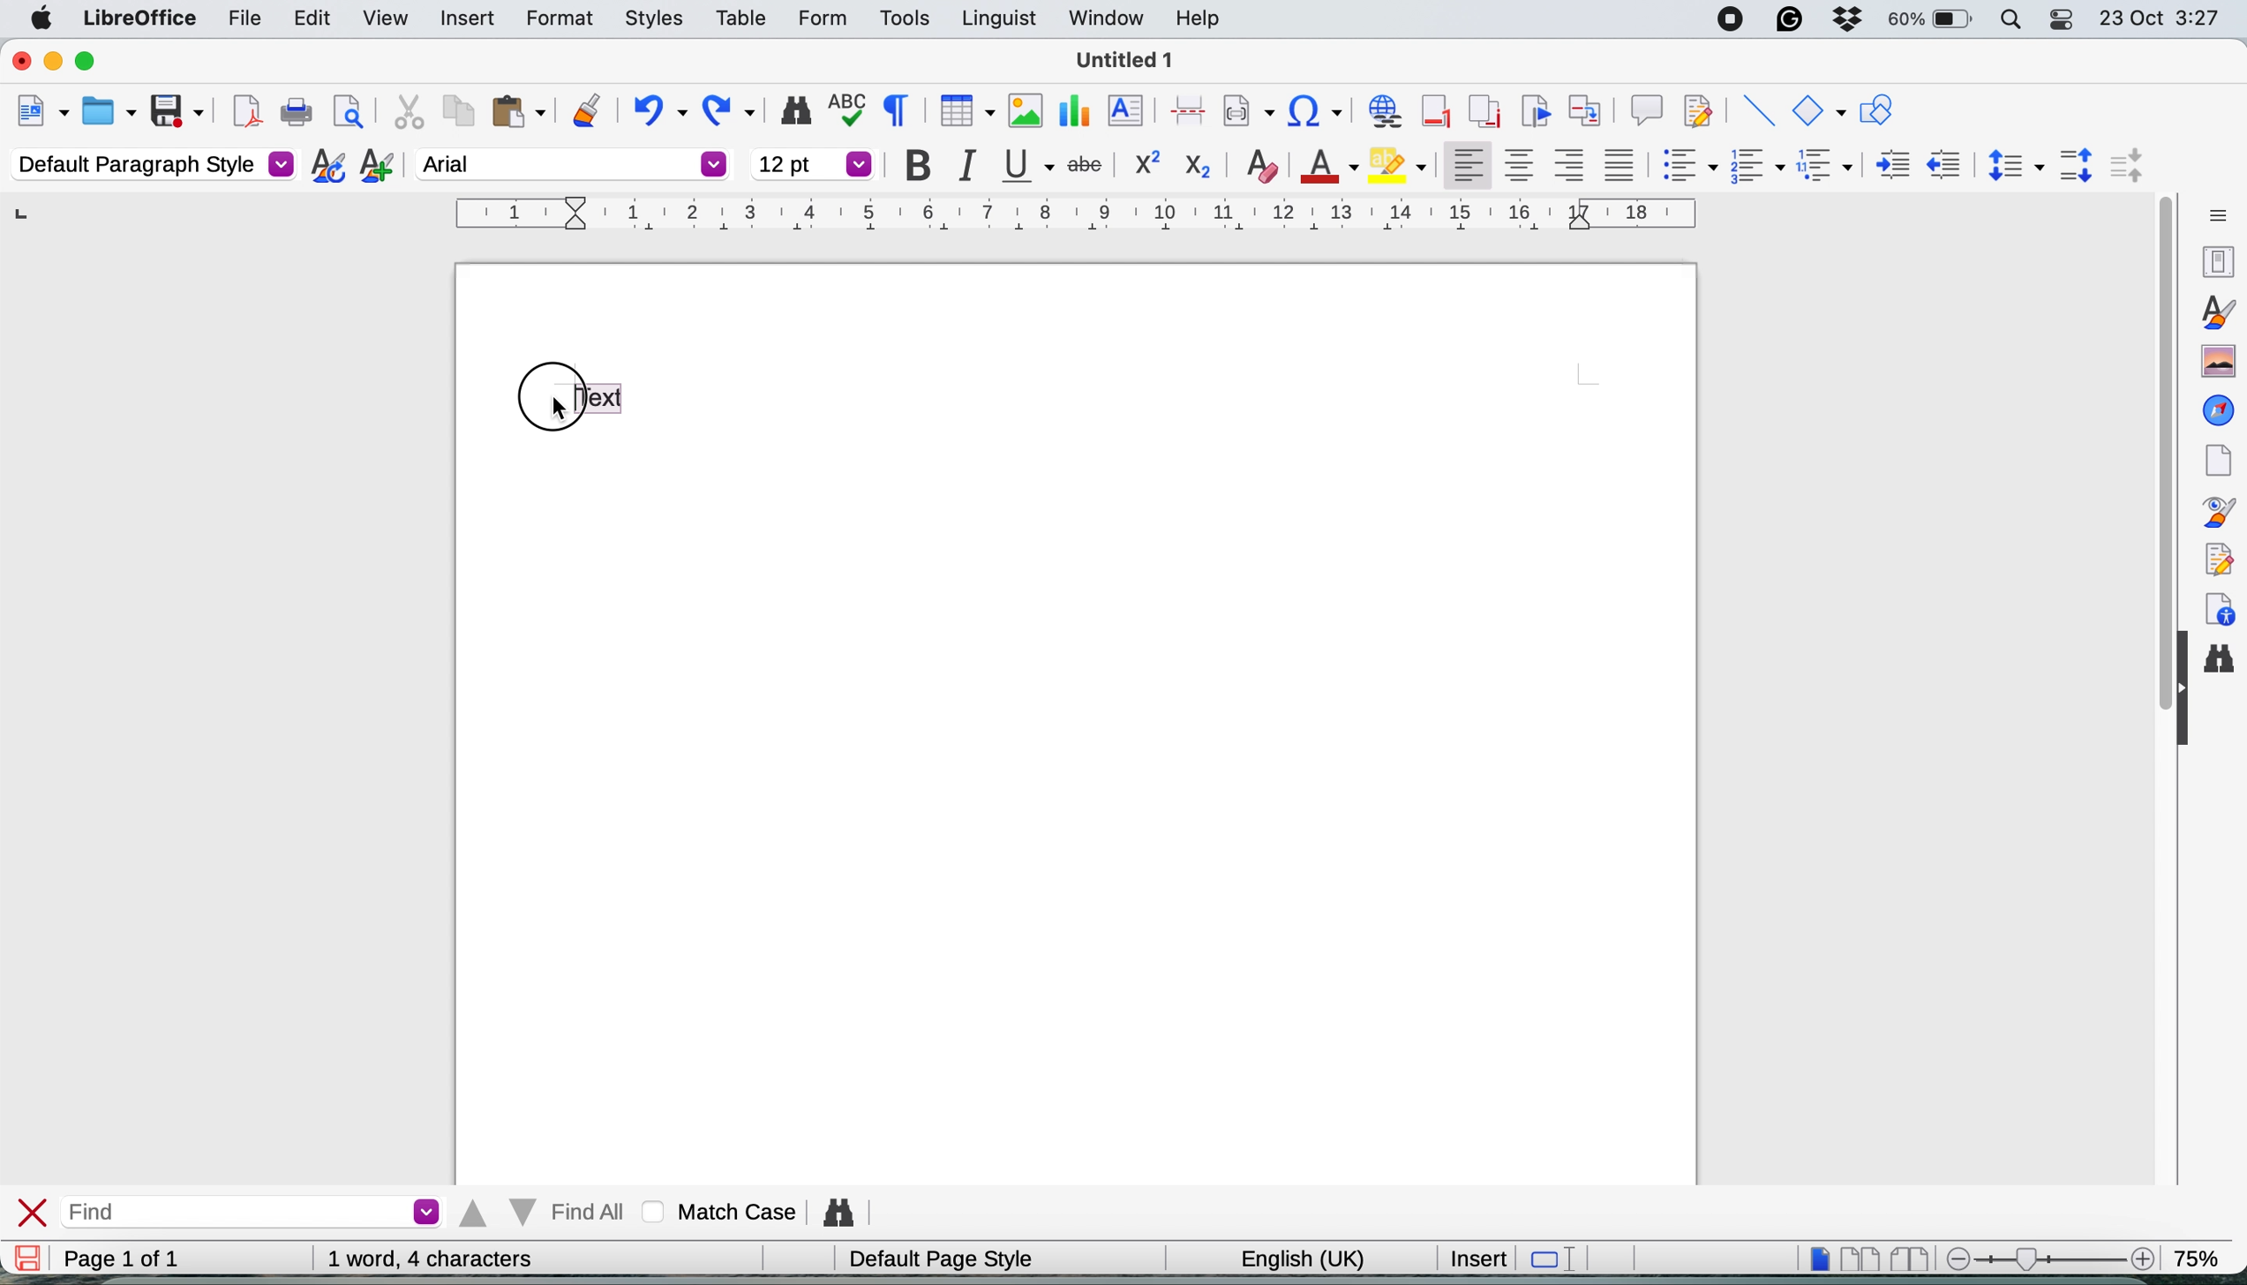  What do you see at coordinates (894, 111) in the screenshot?
I see `toggle formatting marks` at bounding box center [894, 111].